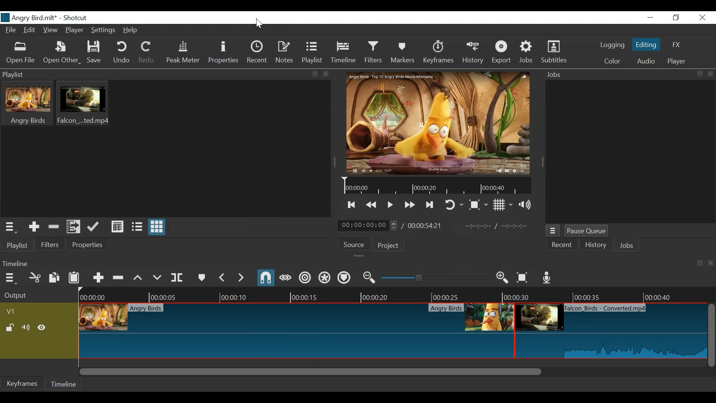 This screenshot has height=403, width=716. I want to click on Record audio, so click(547, 278).